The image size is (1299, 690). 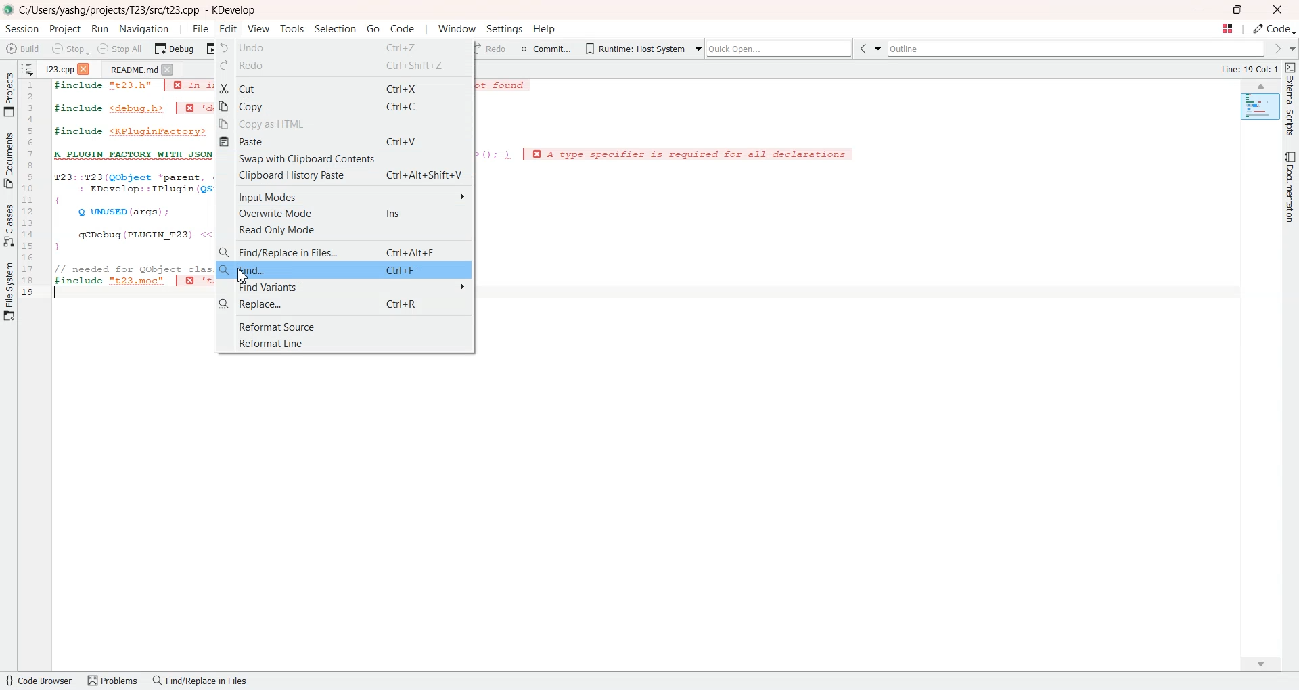 I want to click on Code, so click(x=1275, y=29).